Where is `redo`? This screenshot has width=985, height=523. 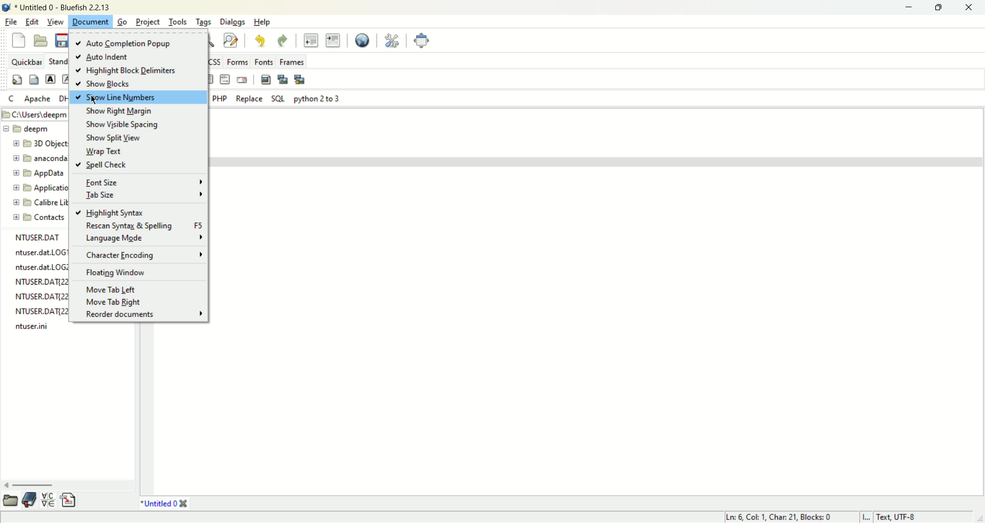
redo is located at coordinates (284, 41).